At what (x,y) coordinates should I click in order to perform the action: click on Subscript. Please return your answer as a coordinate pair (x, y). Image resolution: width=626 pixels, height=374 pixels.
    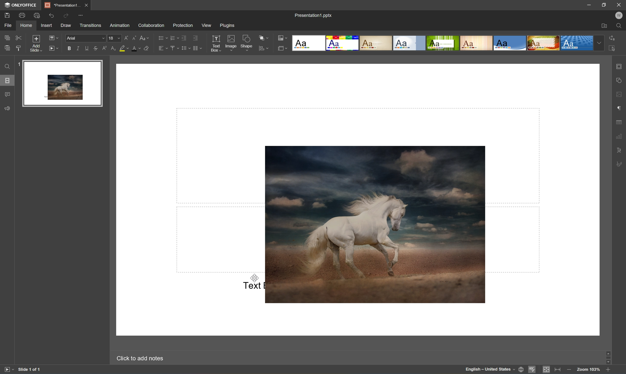
    Looking at the image, I should click on (114, 48).